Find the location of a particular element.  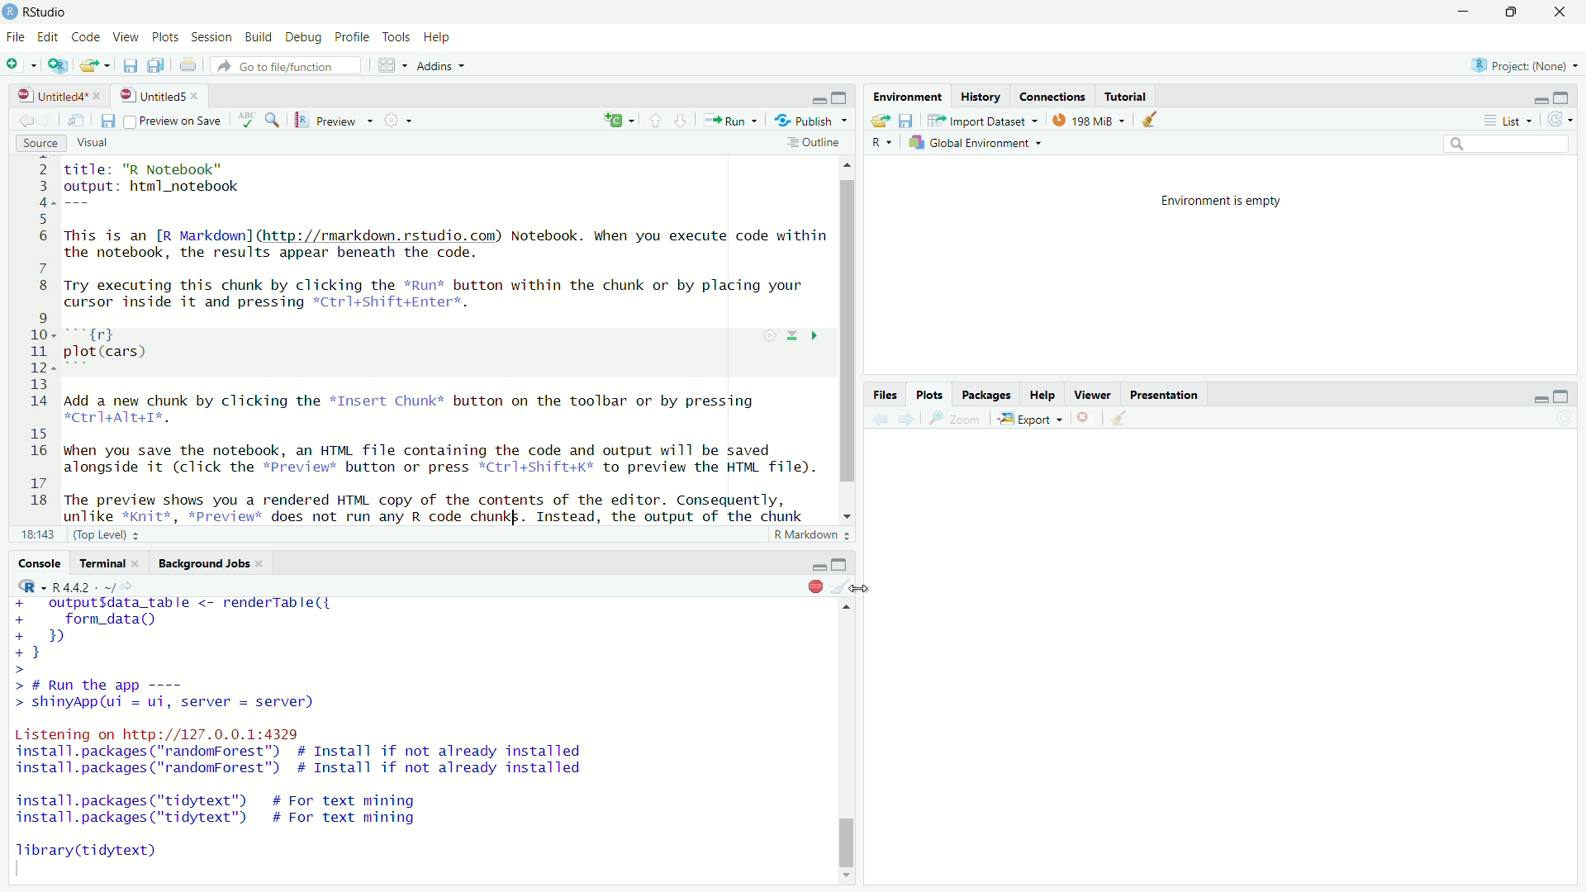

close is located at coordinates (1088, 417).